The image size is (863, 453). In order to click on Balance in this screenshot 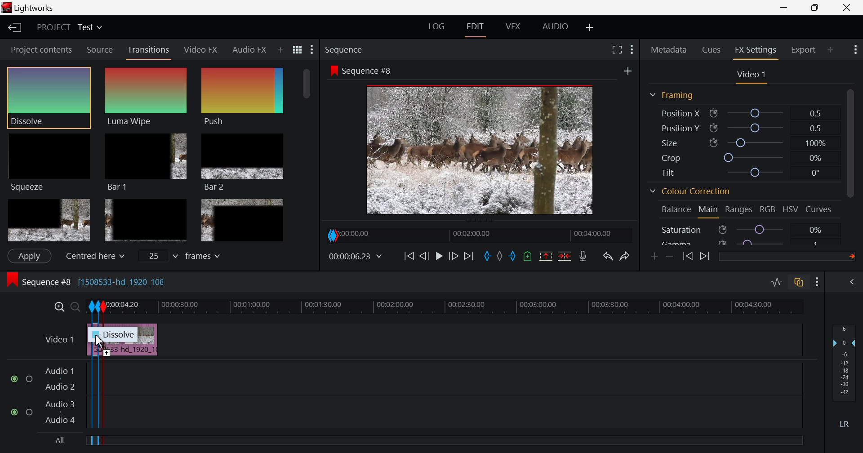, I will do `click(676, 210)`.